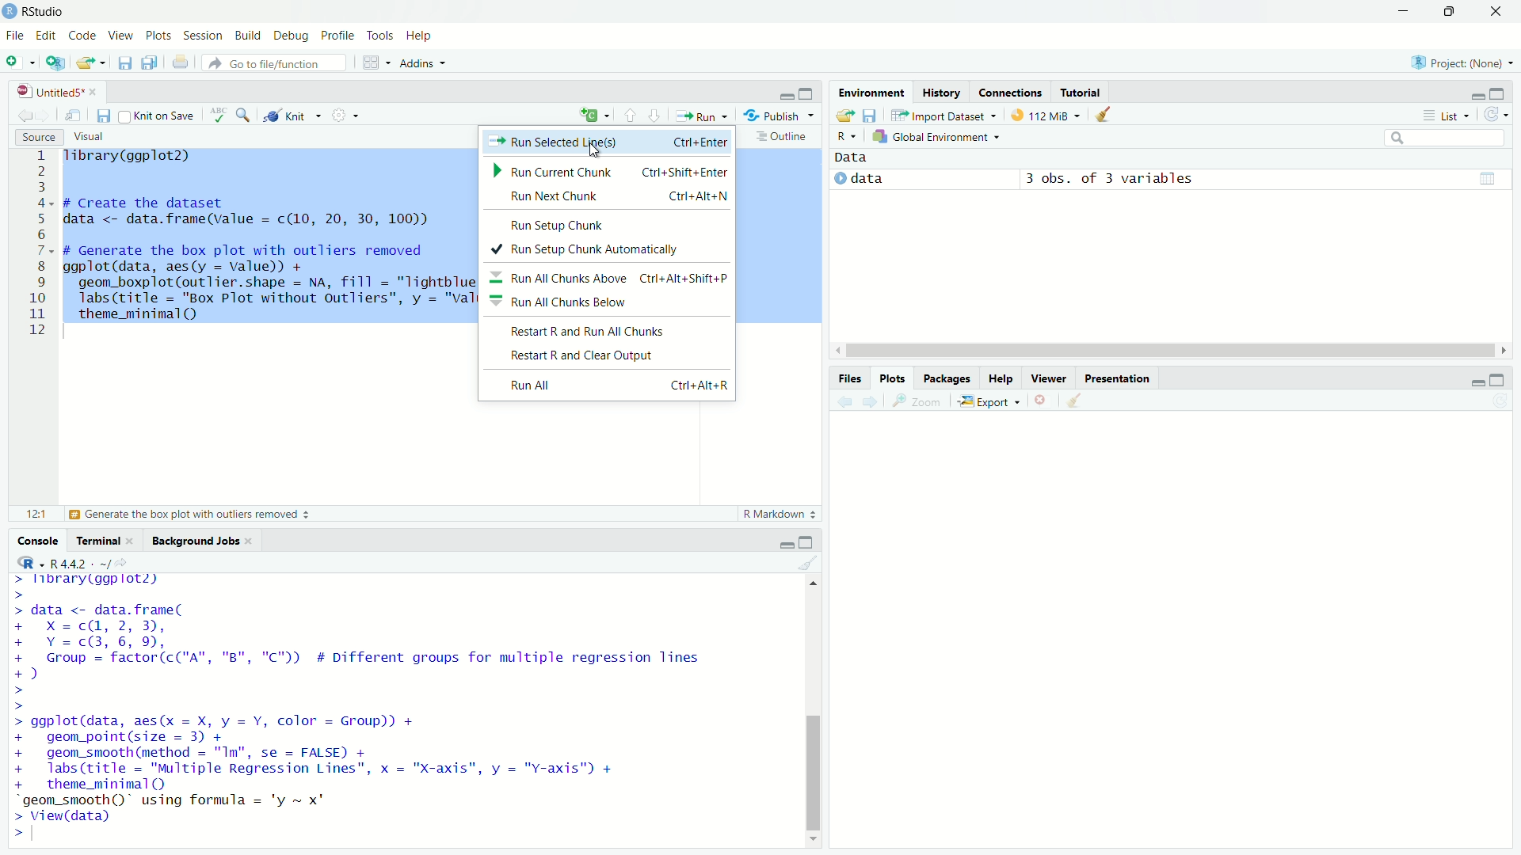 This screenshot has width=1521, height=855. Describe the element at coordinates (887, 378) in the screenshot. I see `Plots` at that location.